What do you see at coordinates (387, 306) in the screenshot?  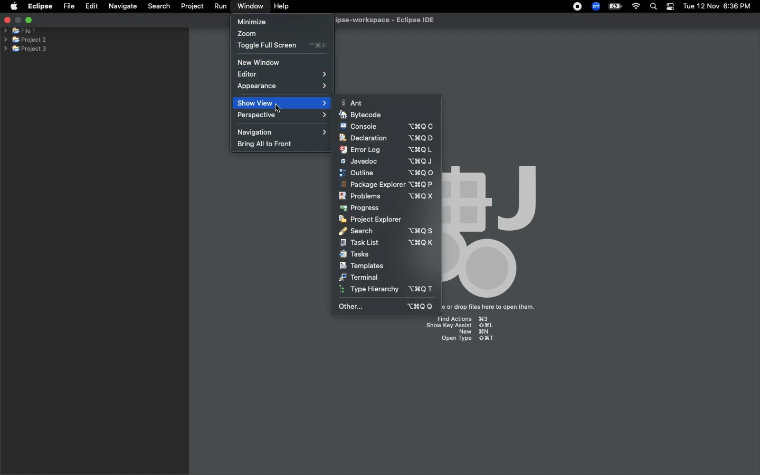 I see `Other` at bounding box center [387, 306].